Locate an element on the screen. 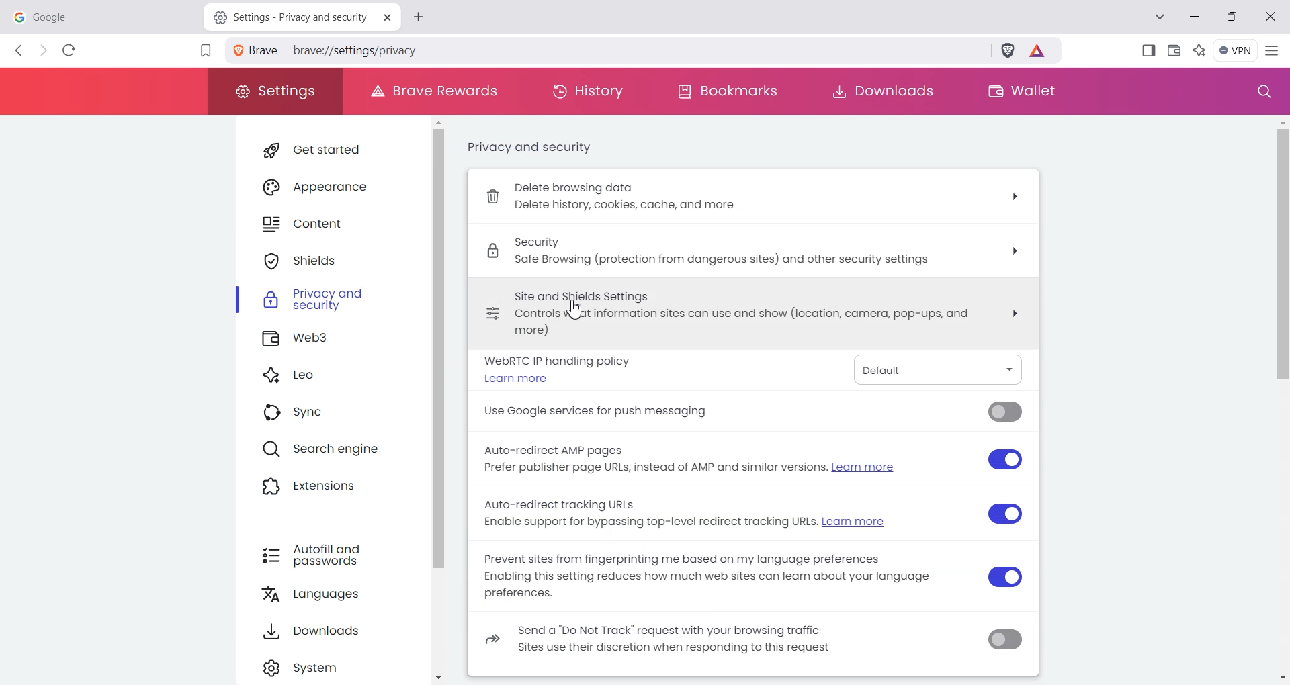 Image resolution: width=1290 pixels, height=685 pixels. Vertical scroll bar is located at coordinates (447, 400).